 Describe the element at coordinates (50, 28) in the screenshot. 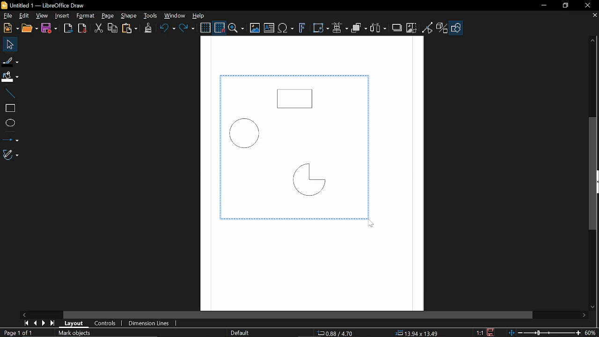

I see `Save` at that location.